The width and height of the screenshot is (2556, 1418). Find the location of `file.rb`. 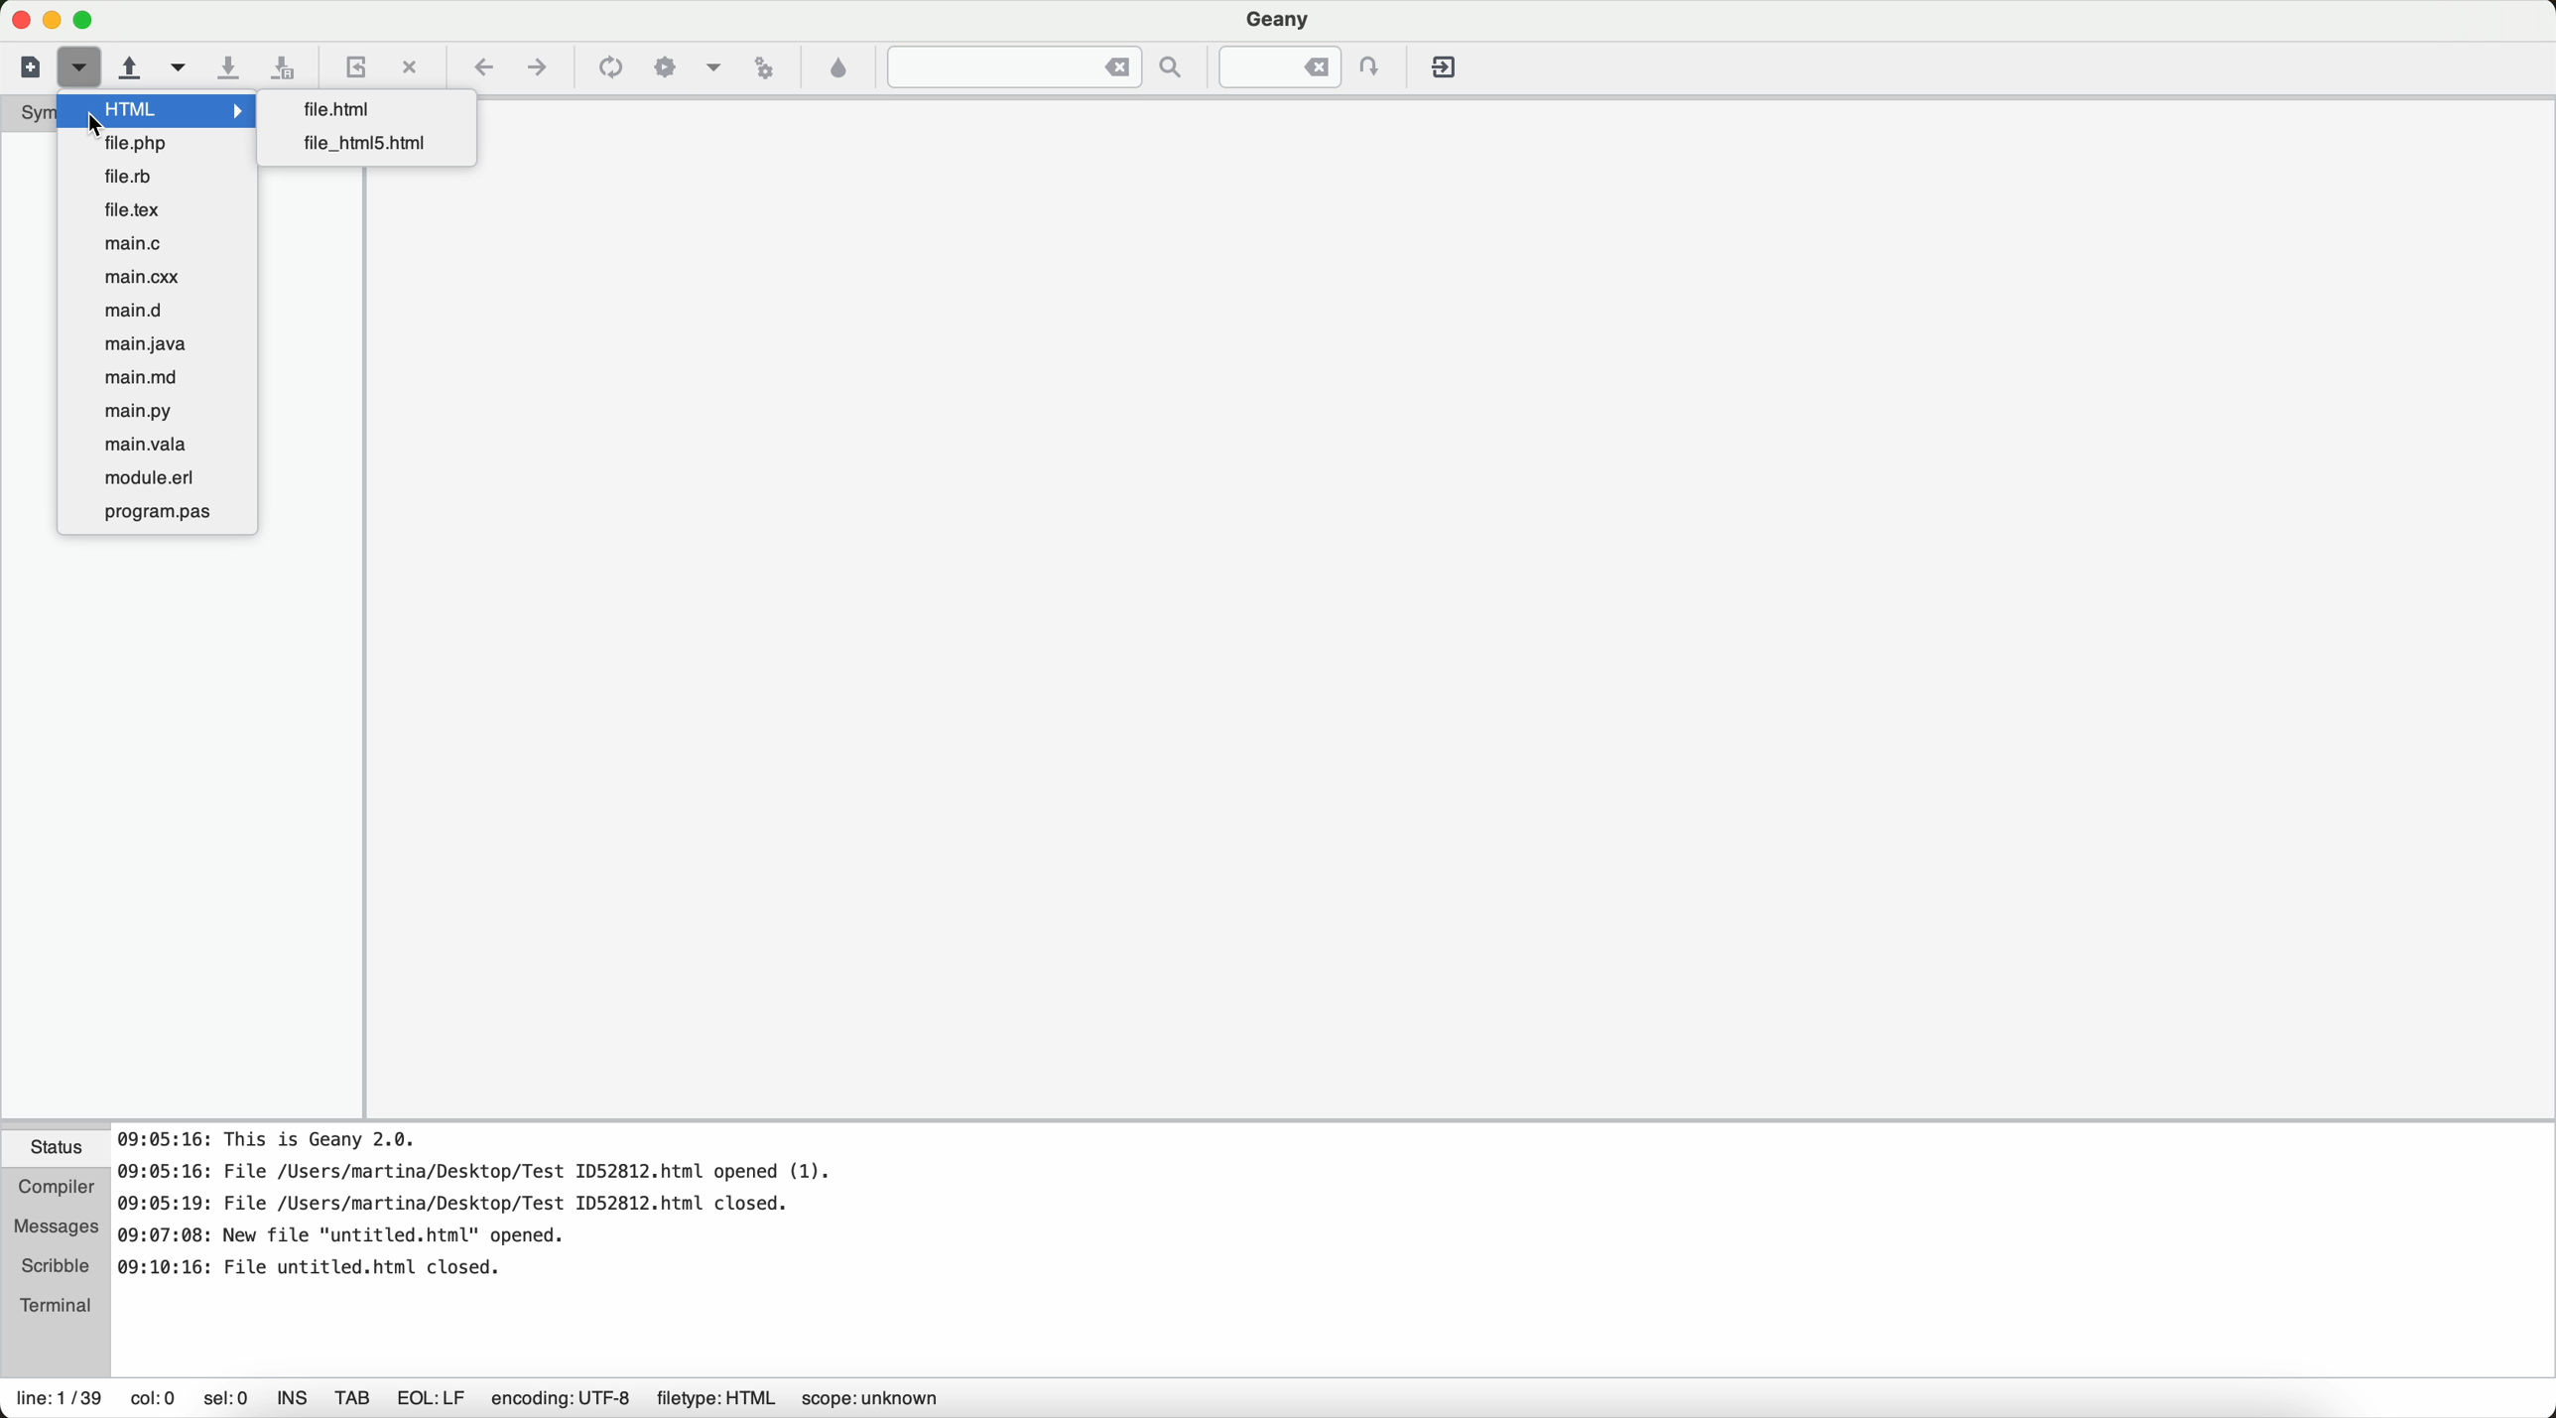

file.rb is located at coordinates (158, 174).